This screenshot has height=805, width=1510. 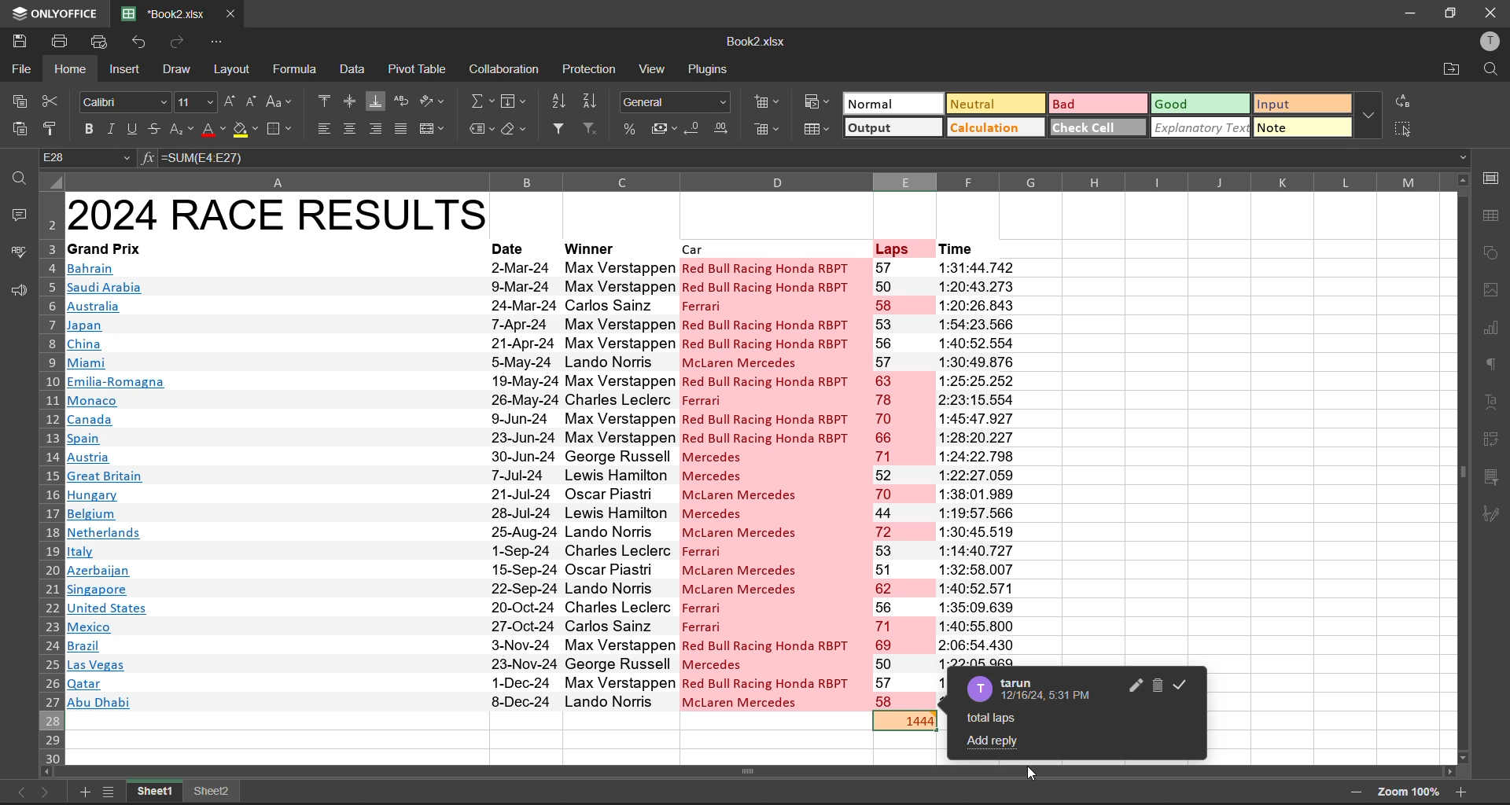 What do you see at coordinates (348, 101) in the screenshot?
I see `align middle` at bounding box center [348, 101].